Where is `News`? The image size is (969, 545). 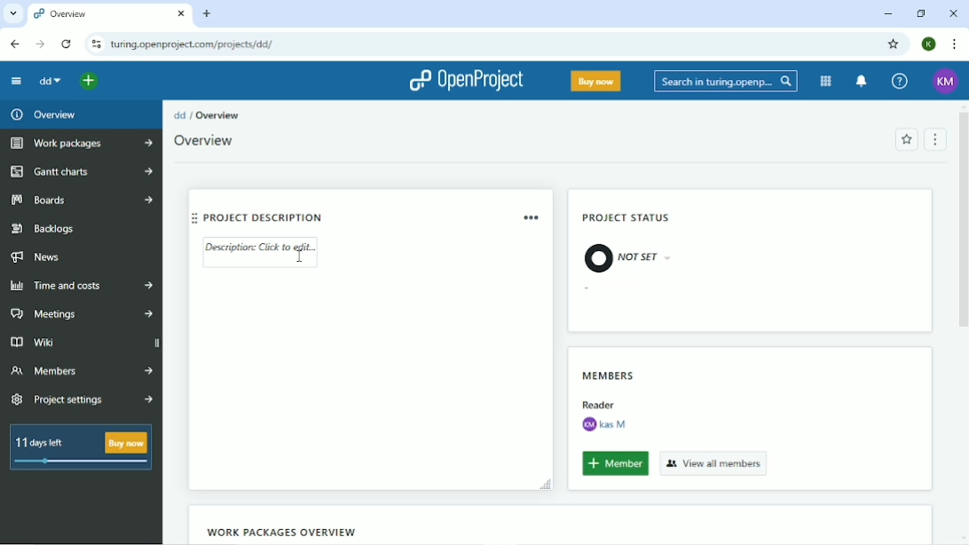
News is located at coordinates (39, 258).